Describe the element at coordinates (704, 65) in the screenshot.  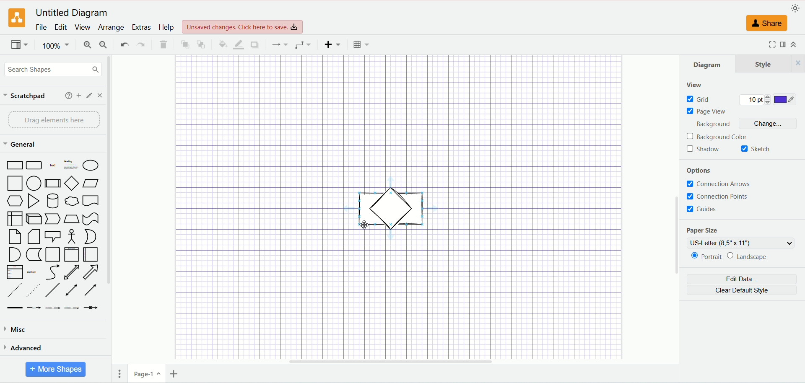
I see `diagram` at that location.